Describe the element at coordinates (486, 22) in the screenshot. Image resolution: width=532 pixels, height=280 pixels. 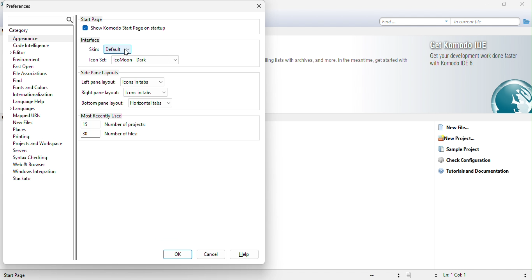
I see `in current file` at that location.